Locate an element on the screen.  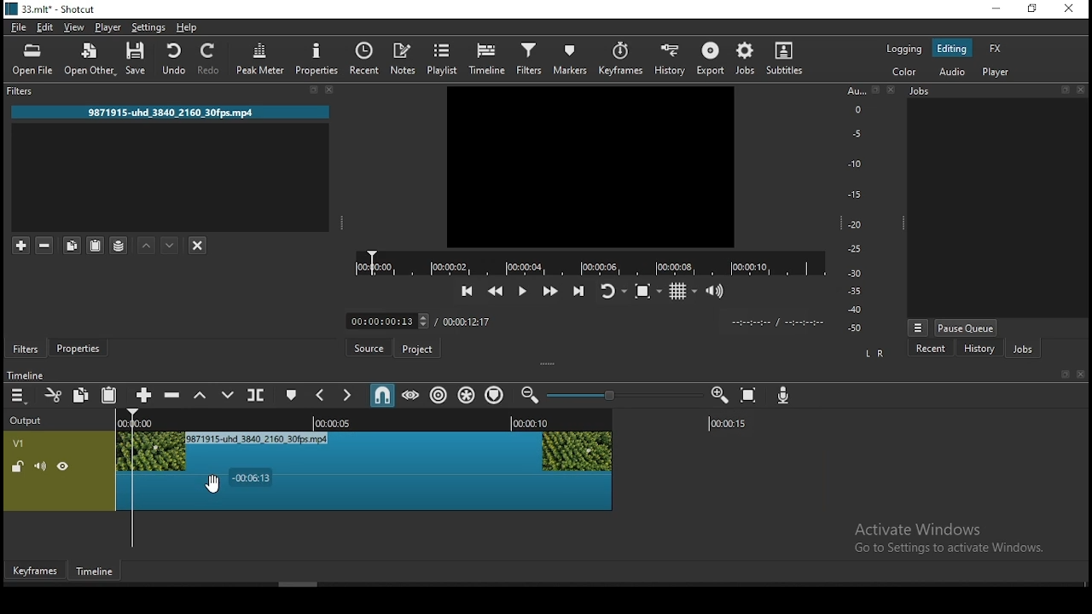
bookmark is located at coordinates (1062, 374).